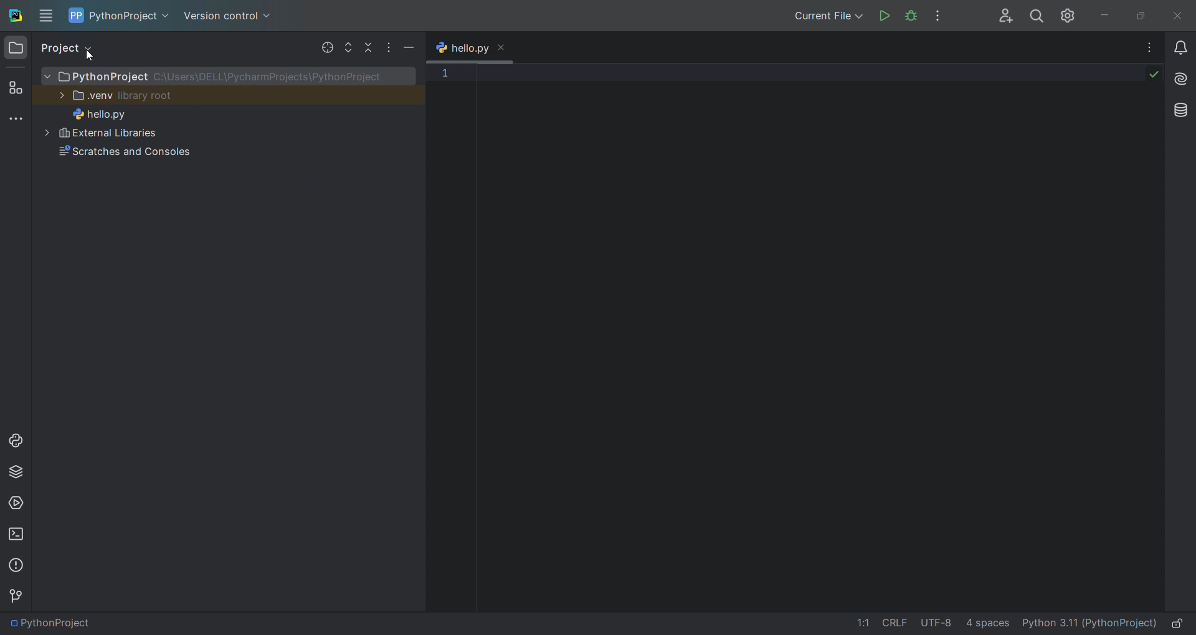 Image resolution: width=1196 pixels, height=635 pixels. Describe the element at coordinates (227, 164) in the screenshot. I see `project file hierrarchy` at that location.